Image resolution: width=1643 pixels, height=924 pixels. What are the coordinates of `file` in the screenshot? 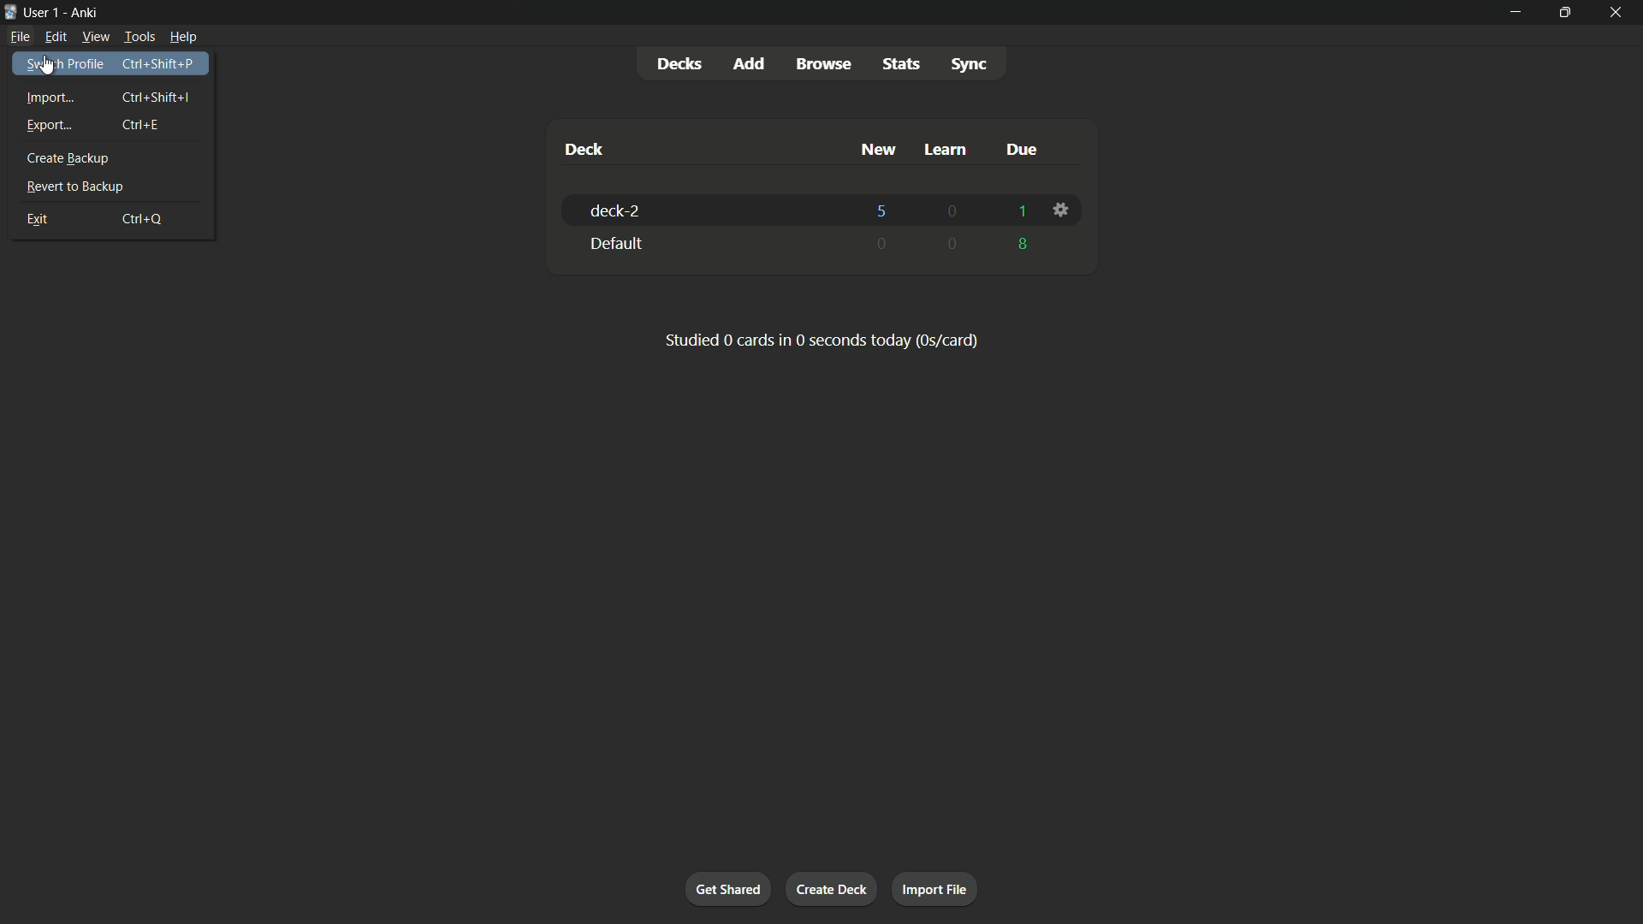 It's located at (22, 37).